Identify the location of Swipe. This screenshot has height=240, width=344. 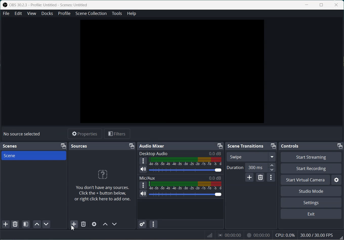
(251, 157).